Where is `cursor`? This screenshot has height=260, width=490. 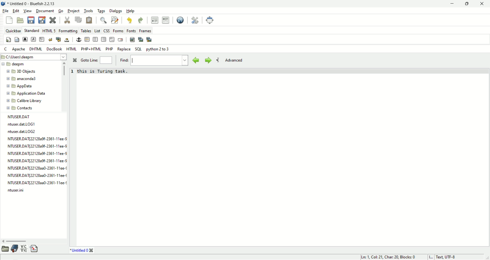
cursor is located at coordinates (133, 60).